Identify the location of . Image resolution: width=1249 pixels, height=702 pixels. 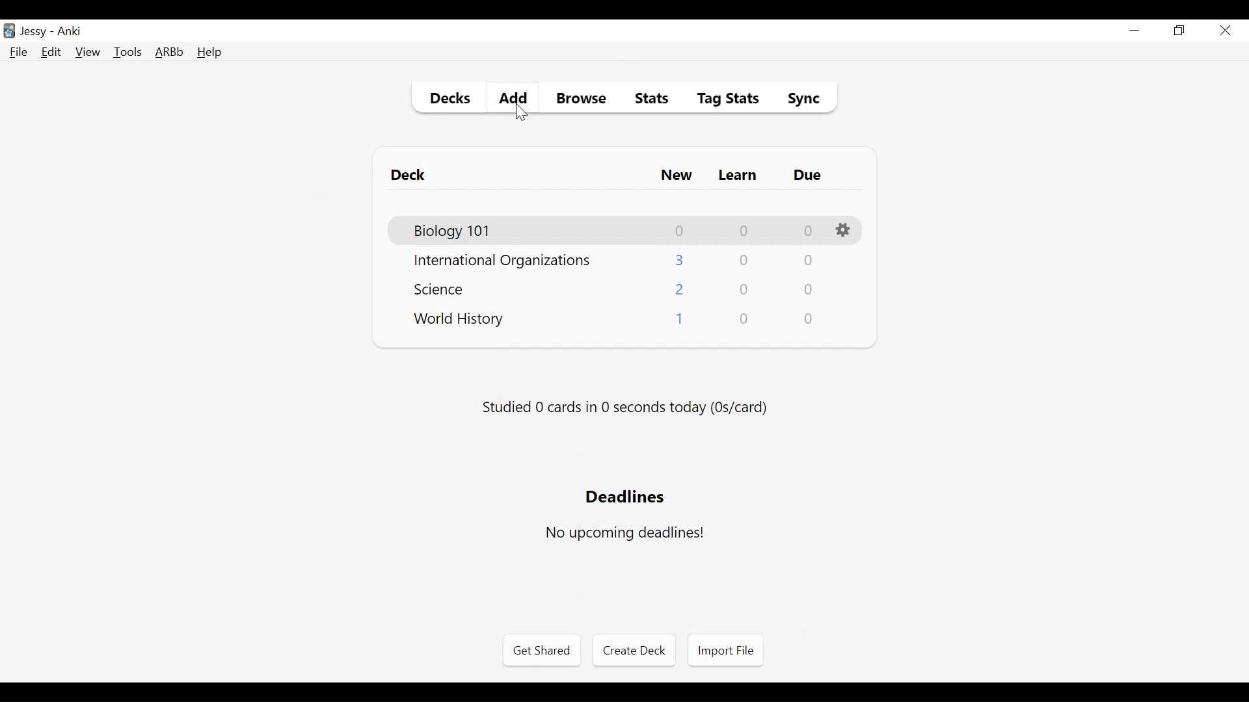
(745, 319).